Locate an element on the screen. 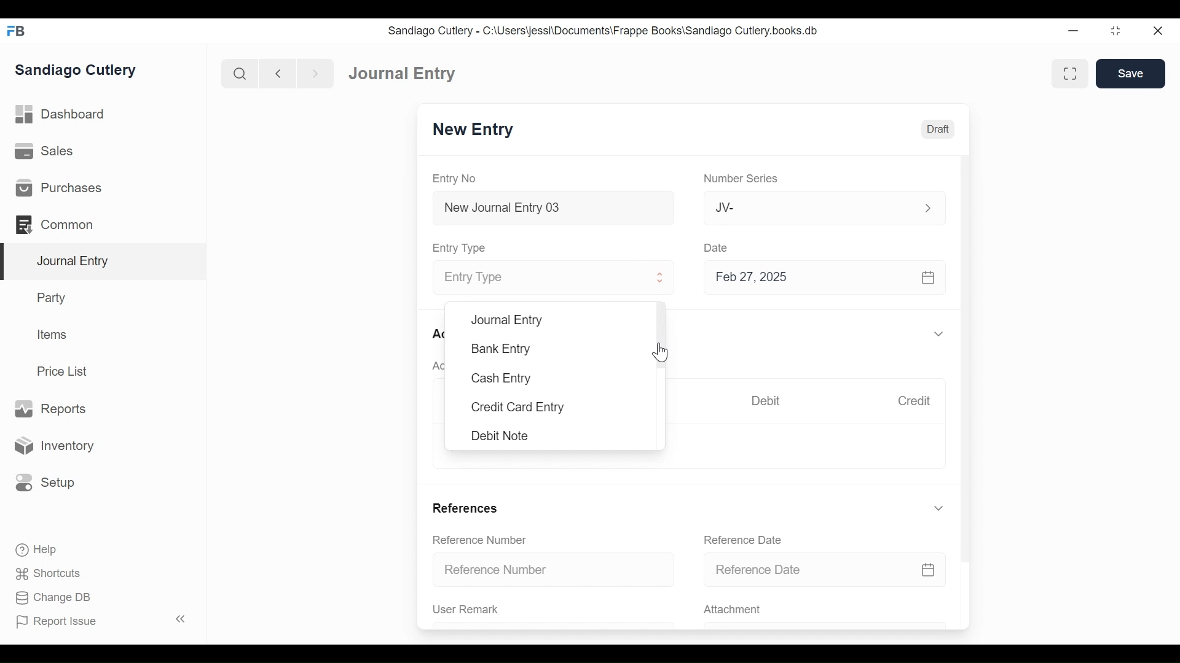 Image resolution: width=1180 pixels, height=663 pixels. Help is located at coordinates (37, 550).